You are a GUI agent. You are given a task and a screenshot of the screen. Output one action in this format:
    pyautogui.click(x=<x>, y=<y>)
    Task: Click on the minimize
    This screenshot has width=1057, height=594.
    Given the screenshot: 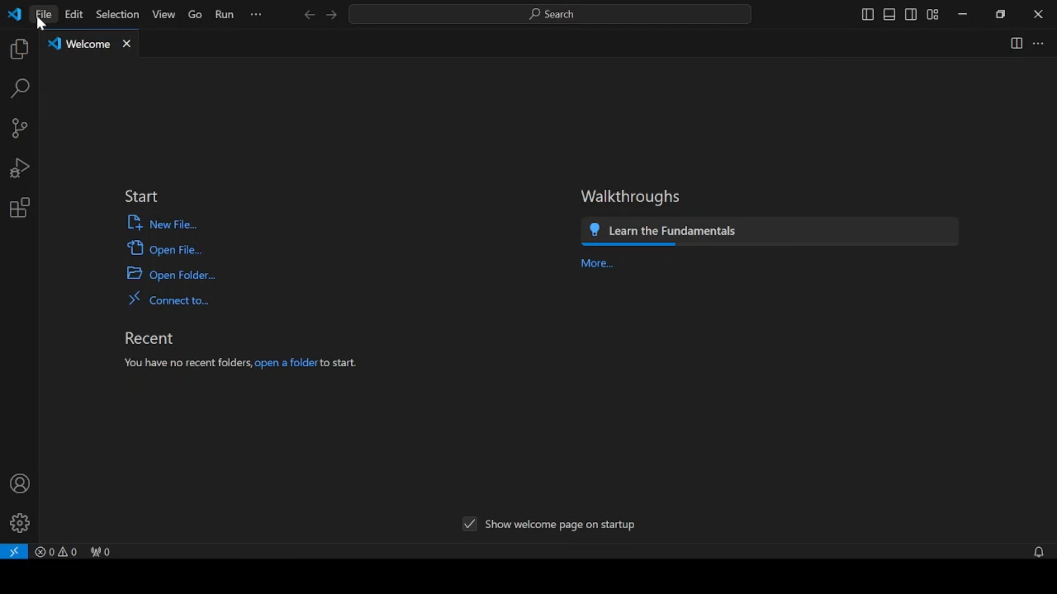 What is the action you would take?
    pyautogui.click(x=965, y=14)
    